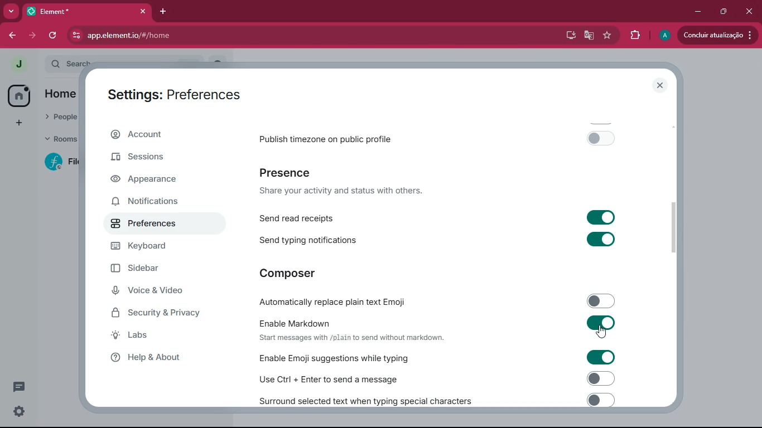 This screenshot has width=762, height=428. I want to click on forward, so click(31, 36).